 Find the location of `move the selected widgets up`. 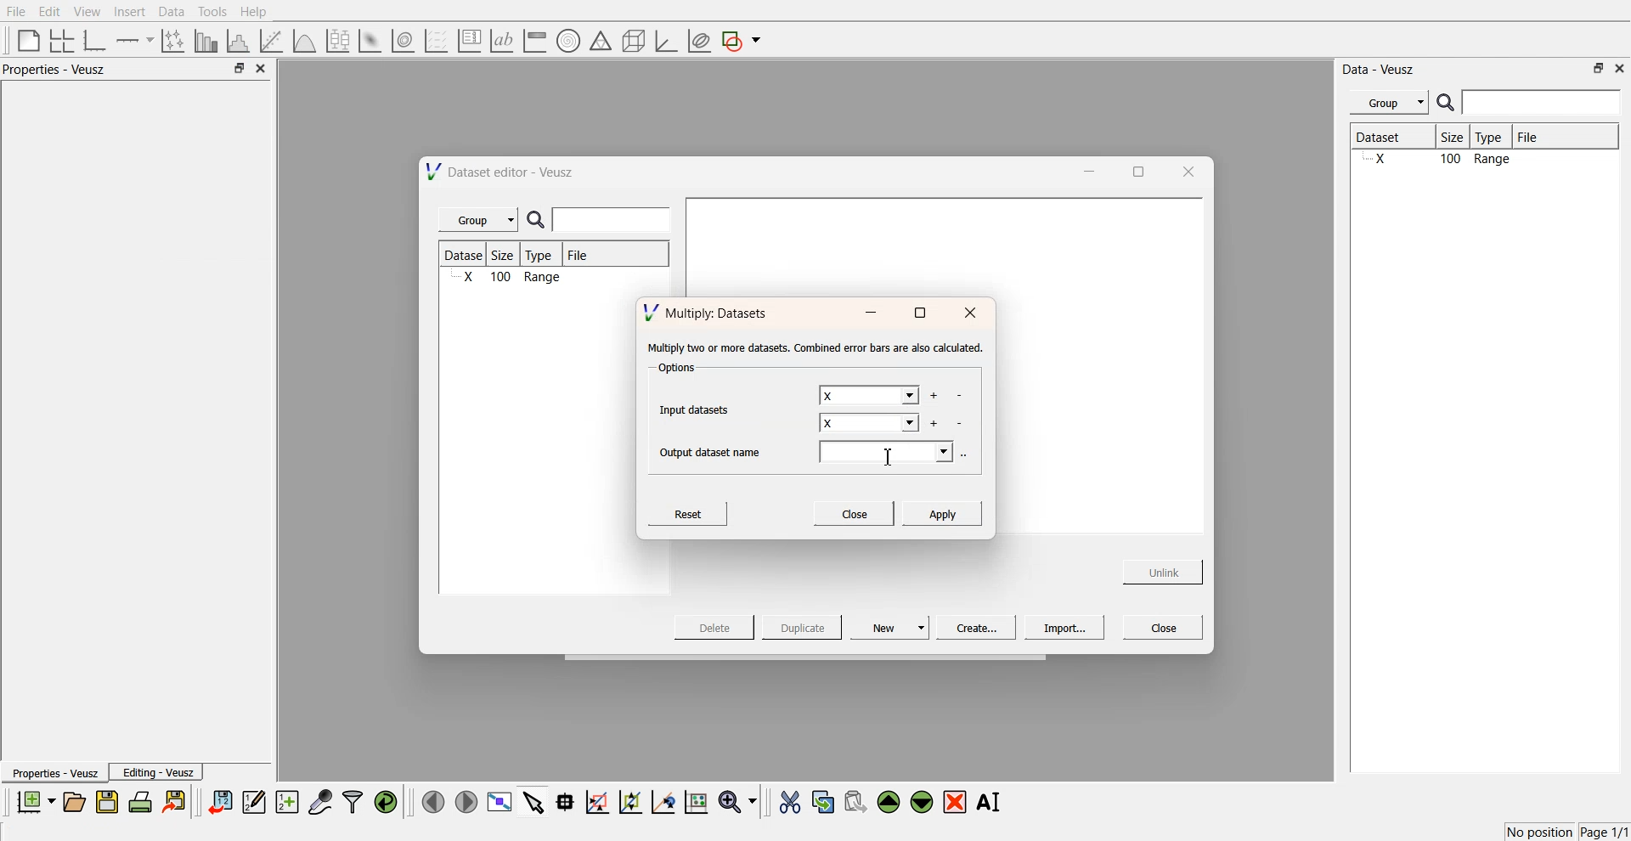

move the selected widgets up is located at coordinates (890, 803).